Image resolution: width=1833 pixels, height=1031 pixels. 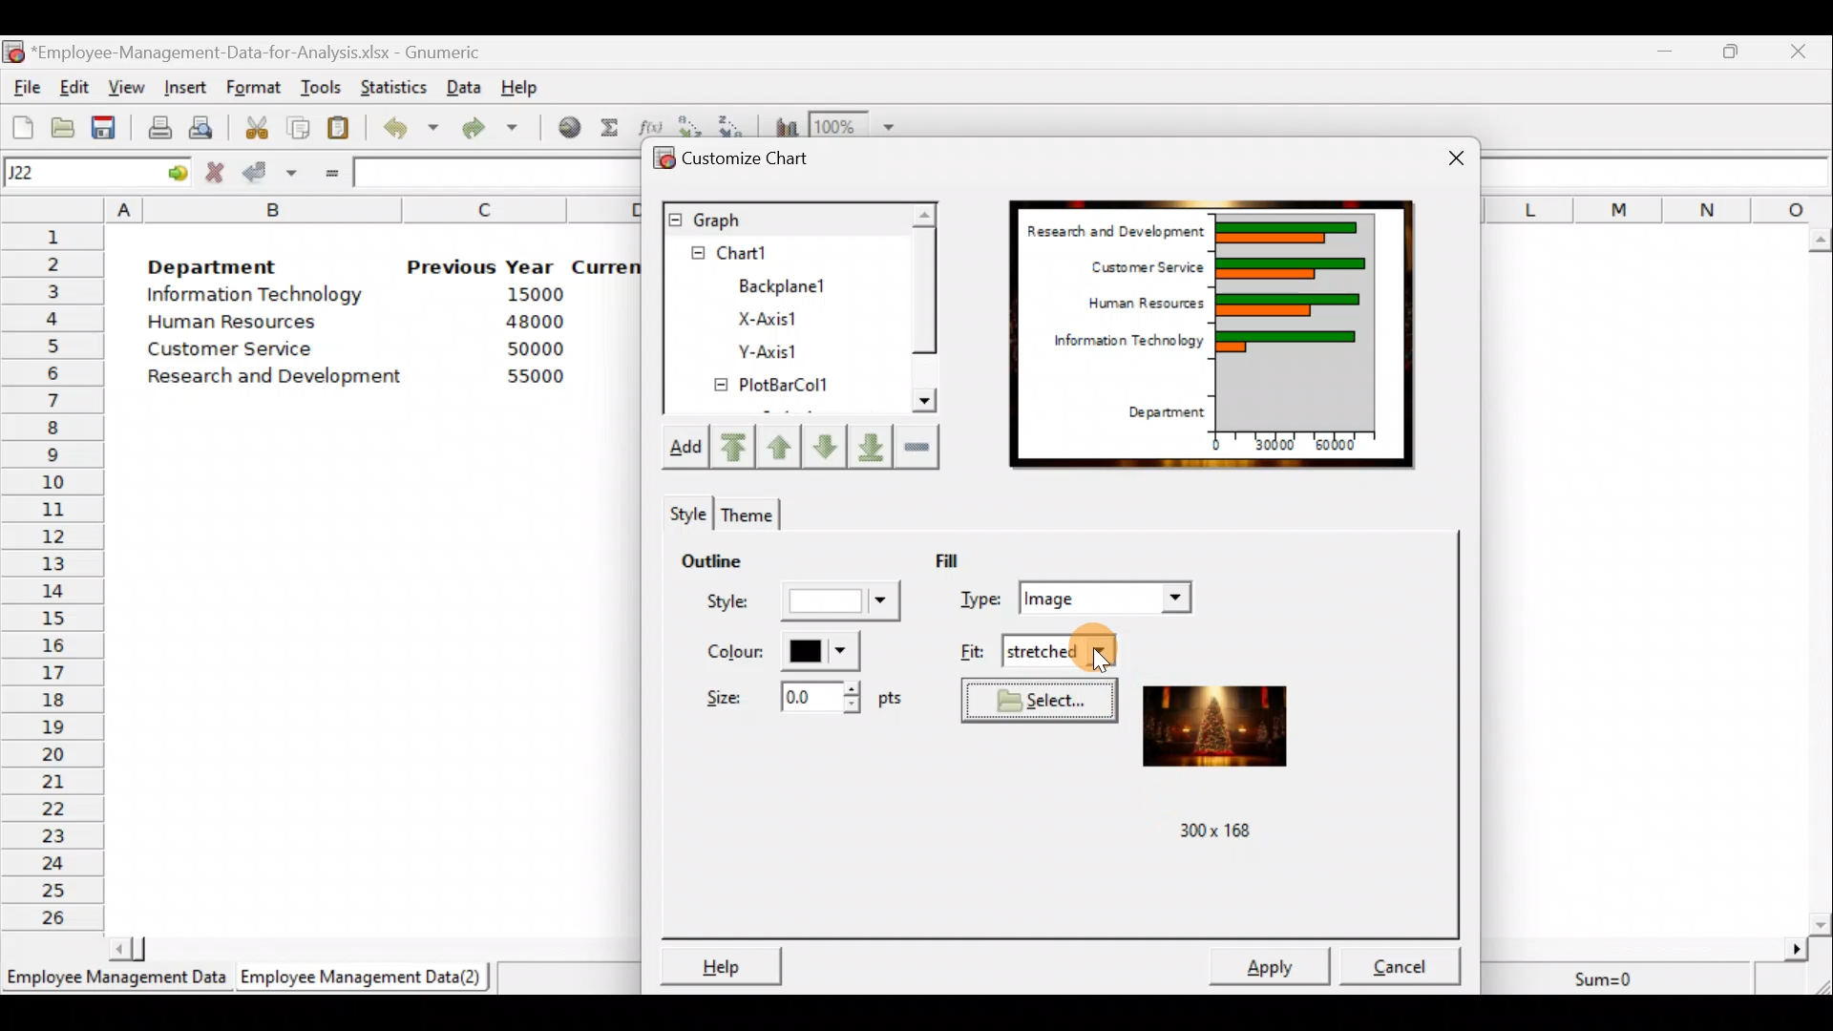 I want to click on 15000, so click(x=529, y=298).